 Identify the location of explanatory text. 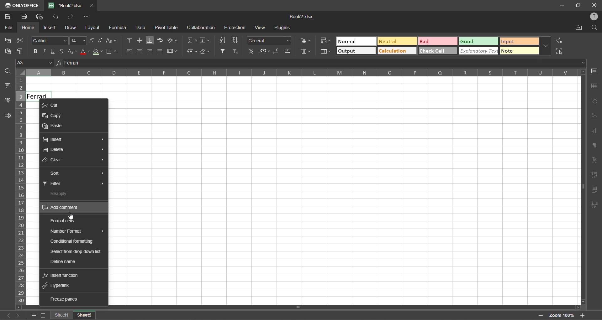
(479, 51).